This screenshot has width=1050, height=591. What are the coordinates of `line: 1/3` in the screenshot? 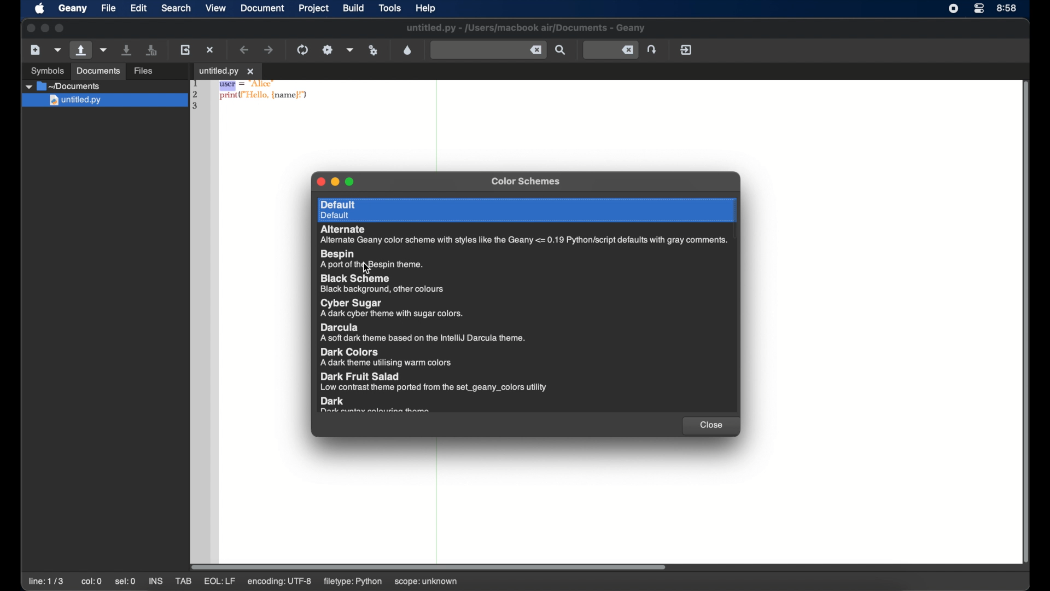 It's located at (46, 582).